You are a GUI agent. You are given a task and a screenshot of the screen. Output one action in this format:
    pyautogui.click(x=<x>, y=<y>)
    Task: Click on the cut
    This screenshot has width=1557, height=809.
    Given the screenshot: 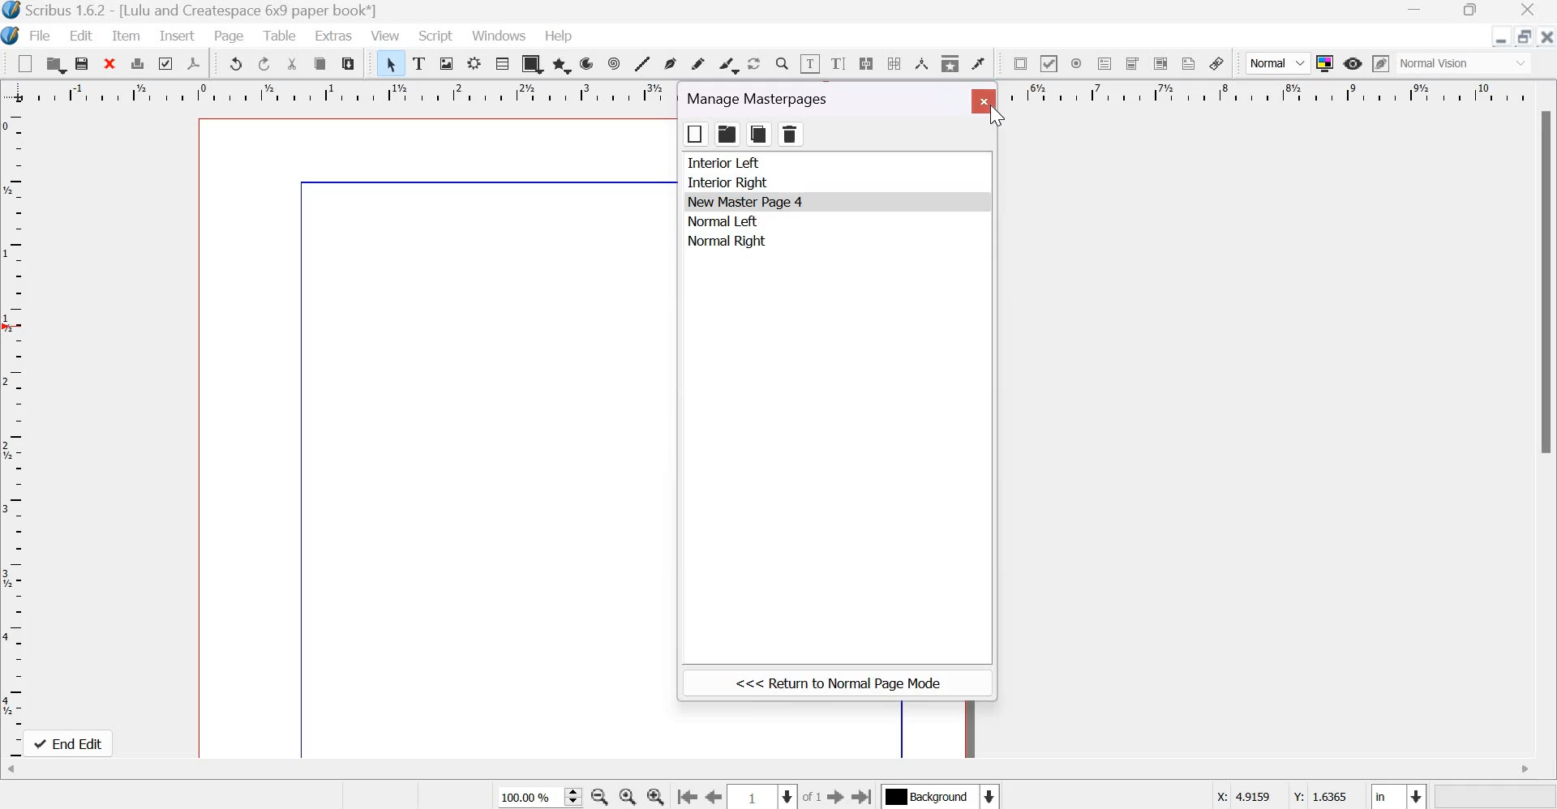 What is the action you would take?
    pyautogui.click(x=293, y=64)
    